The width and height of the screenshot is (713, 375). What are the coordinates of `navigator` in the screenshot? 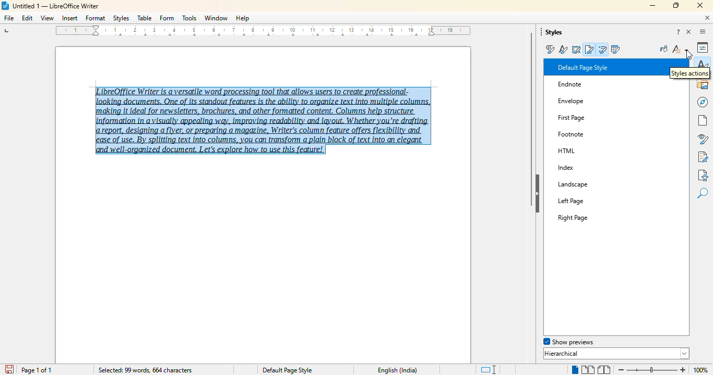 It's located at (703, 102).